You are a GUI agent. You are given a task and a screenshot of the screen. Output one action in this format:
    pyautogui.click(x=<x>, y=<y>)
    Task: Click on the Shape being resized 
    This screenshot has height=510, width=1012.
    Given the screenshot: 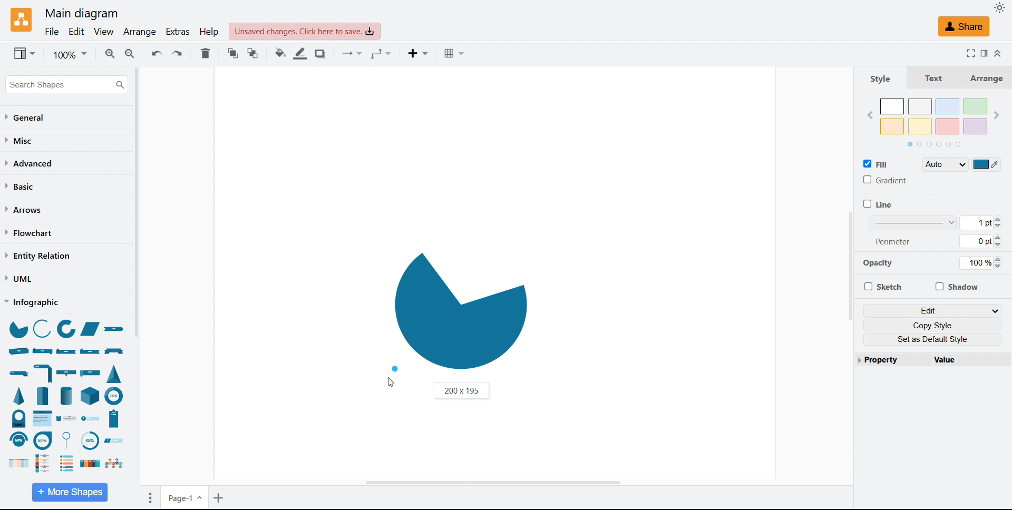 What is the action you would take?
    pyautogui.click(x=460, y=310)
    